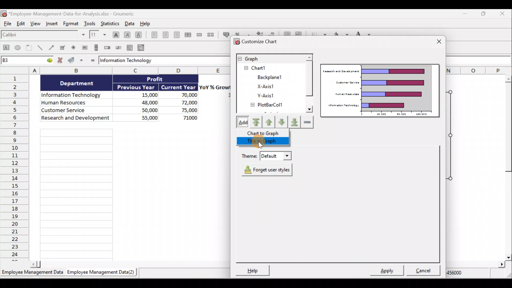  I want to click on Split merged range of cells, so click(211, 34).